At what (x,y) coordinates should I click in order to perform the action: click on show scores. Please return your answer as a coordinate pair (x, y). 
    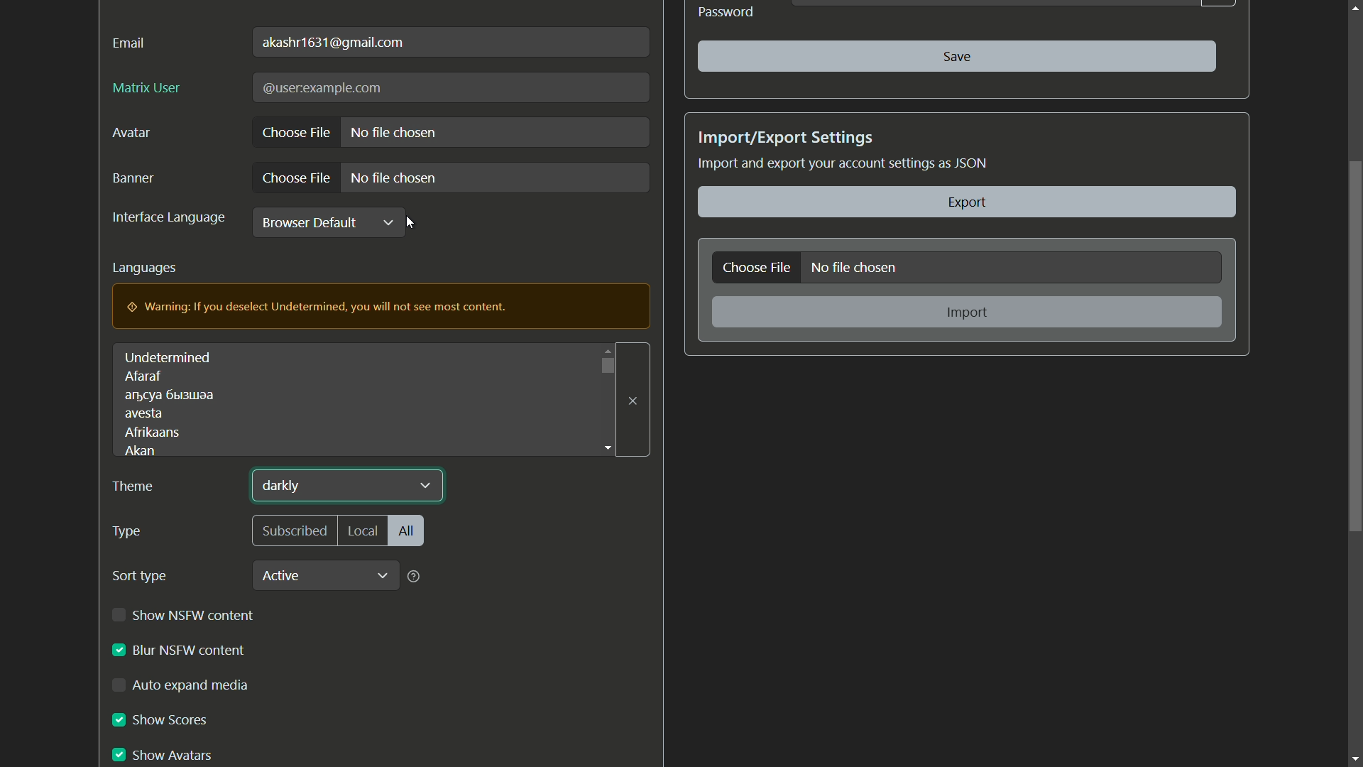
    Looking at the image, I should click on (173, 720).